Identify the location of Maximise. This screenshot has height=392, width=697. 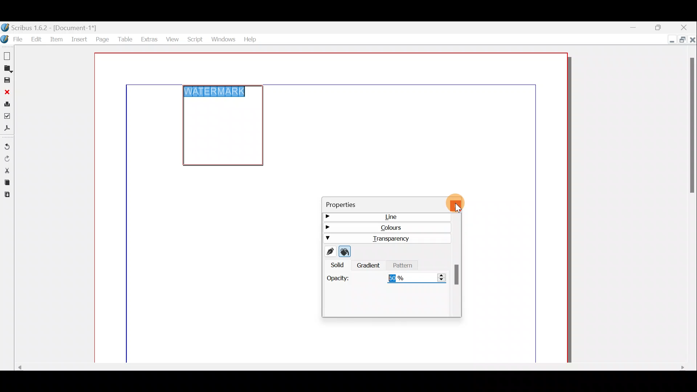
(681, 39).